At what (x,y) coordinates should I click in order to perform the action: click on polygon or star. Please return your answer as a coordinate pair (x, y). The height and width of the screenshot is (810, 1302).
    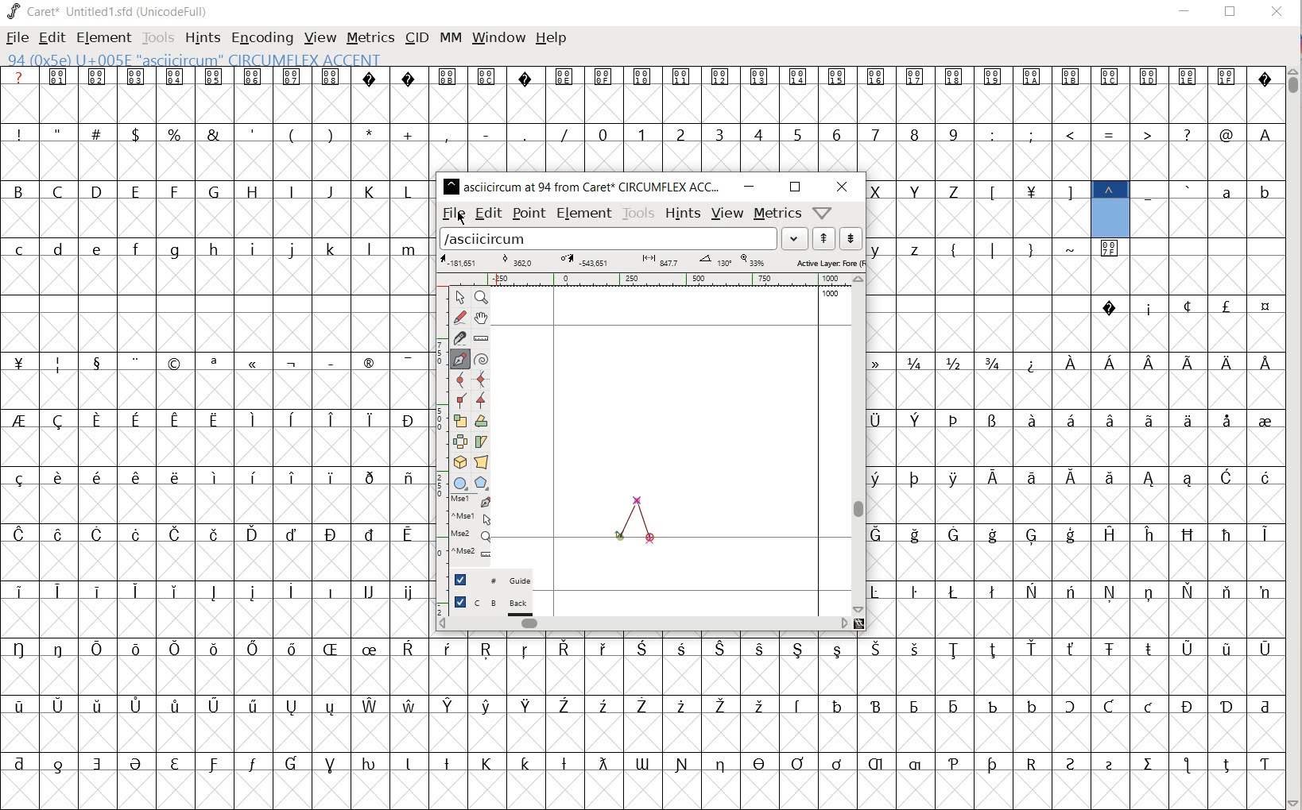
    Looking at the image, I should click on (481, 483).